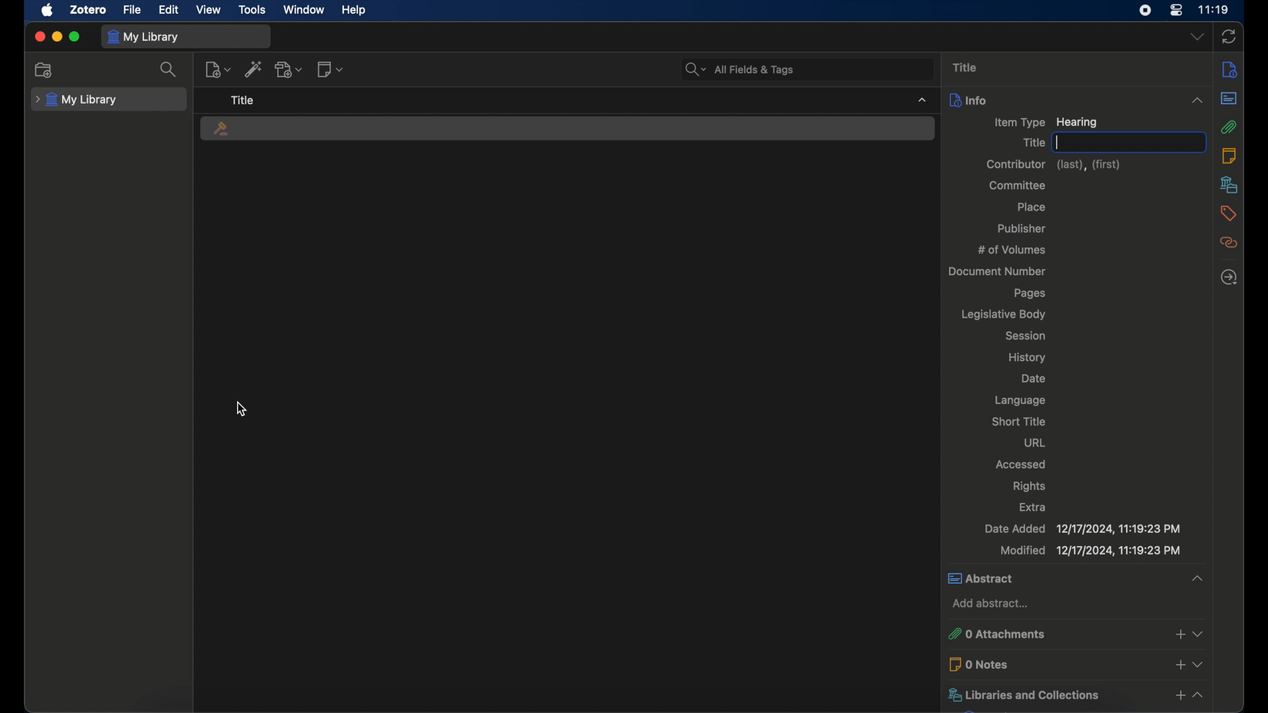 The width and height of the screenshot is (1268, 713). I want to click on url, so click(1035, 443).